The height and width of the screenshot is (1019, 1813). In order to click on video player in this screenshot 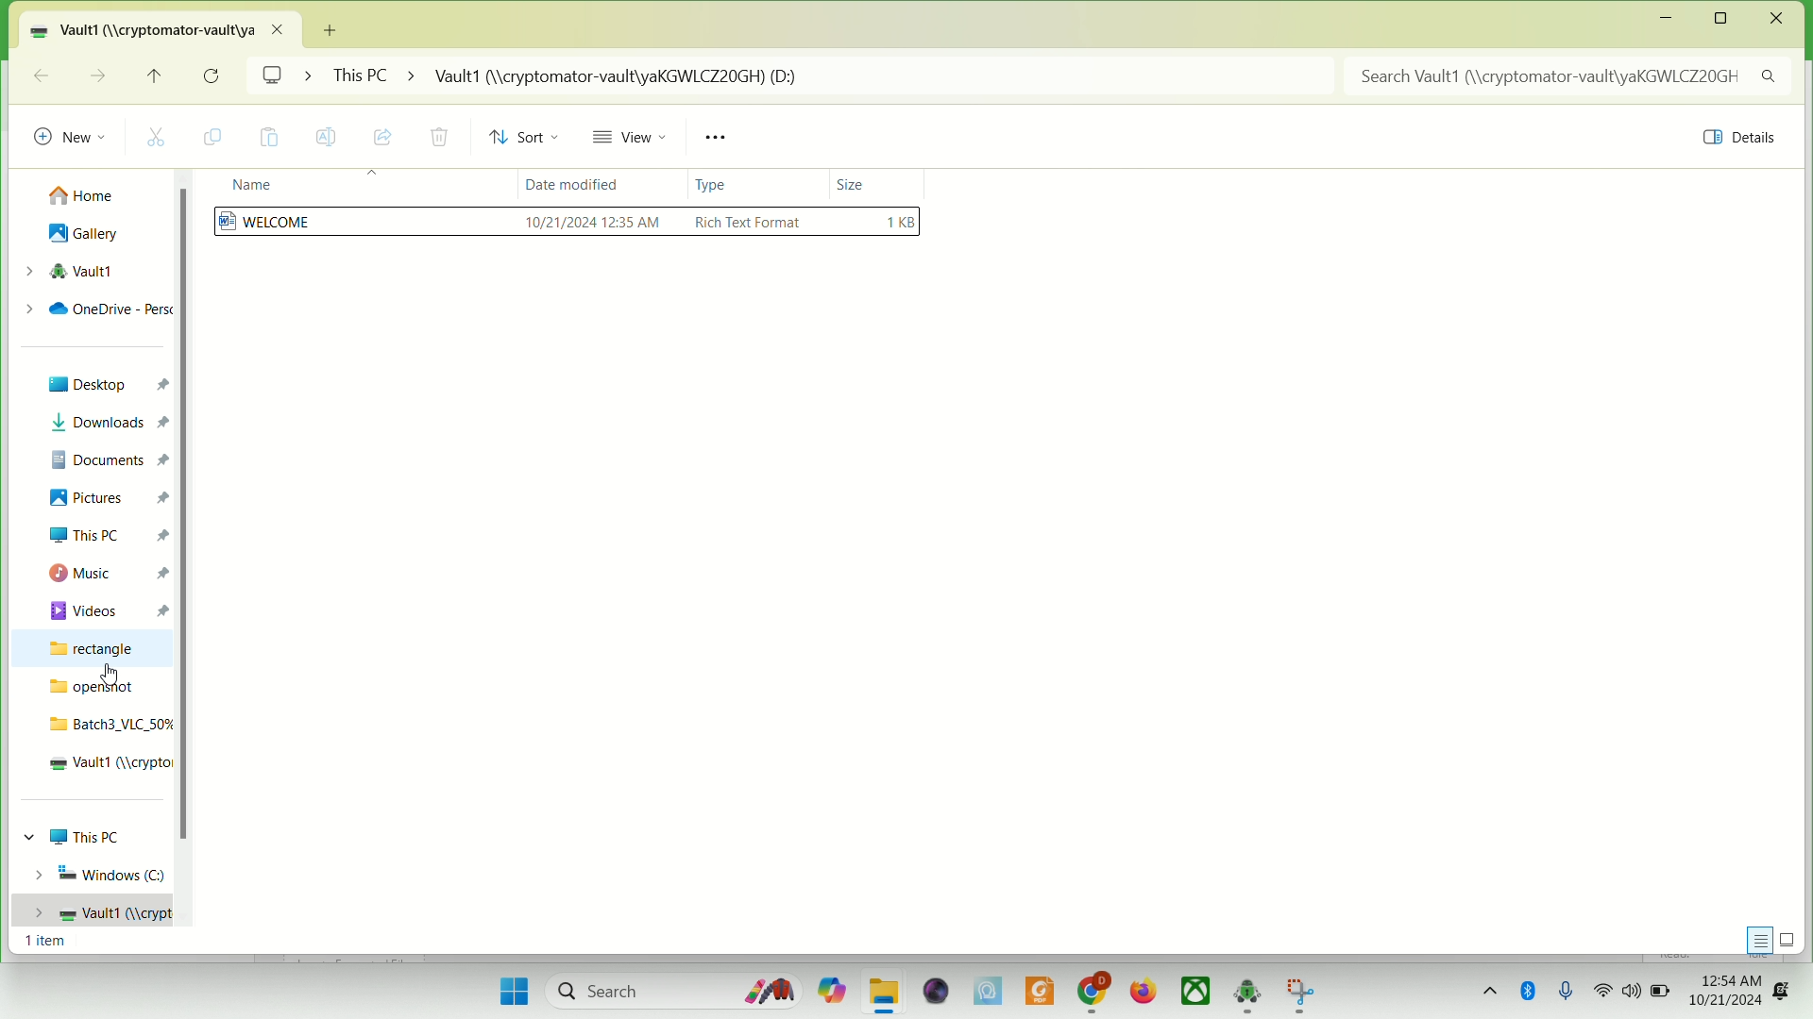, I will do `click(932, 990)`.